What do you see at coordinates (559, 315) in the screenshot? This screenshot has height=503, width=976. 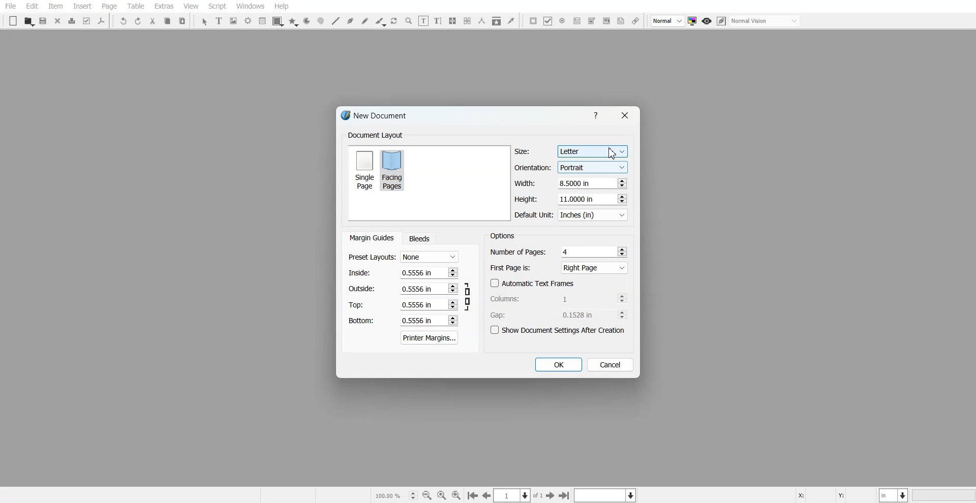 I see `Gap Adjuster` at bounding box center [559, 315].